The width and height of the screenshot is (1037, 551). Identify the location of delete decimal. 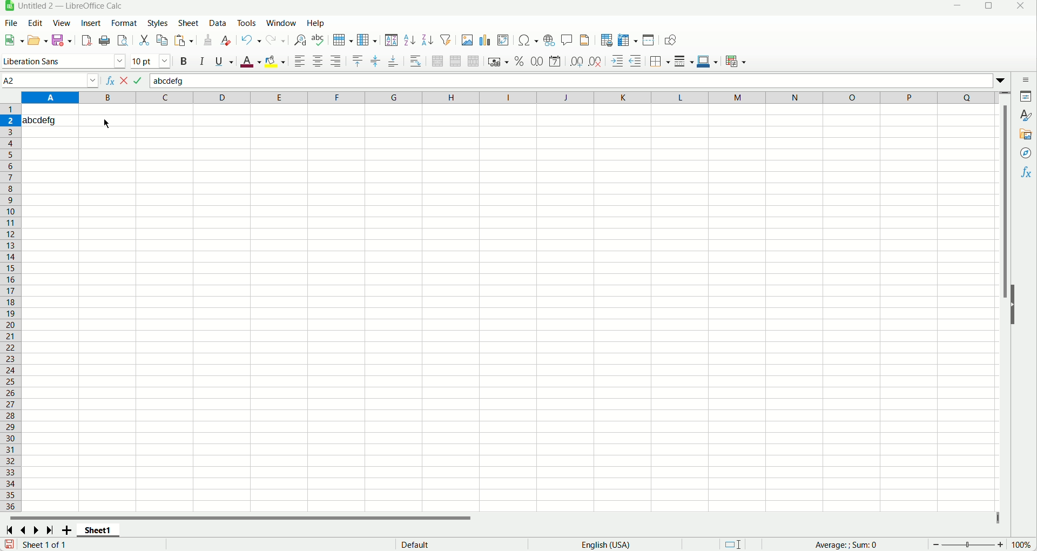
(595, 61).